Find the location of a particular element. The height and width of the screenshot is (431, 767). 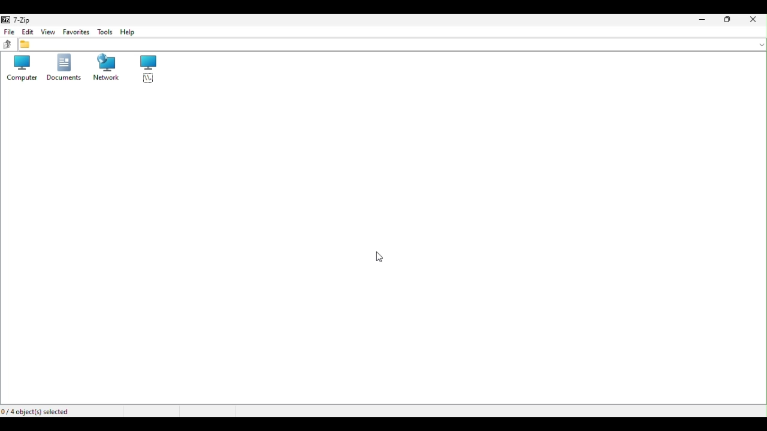

Close is located at coordinates (754, 20).